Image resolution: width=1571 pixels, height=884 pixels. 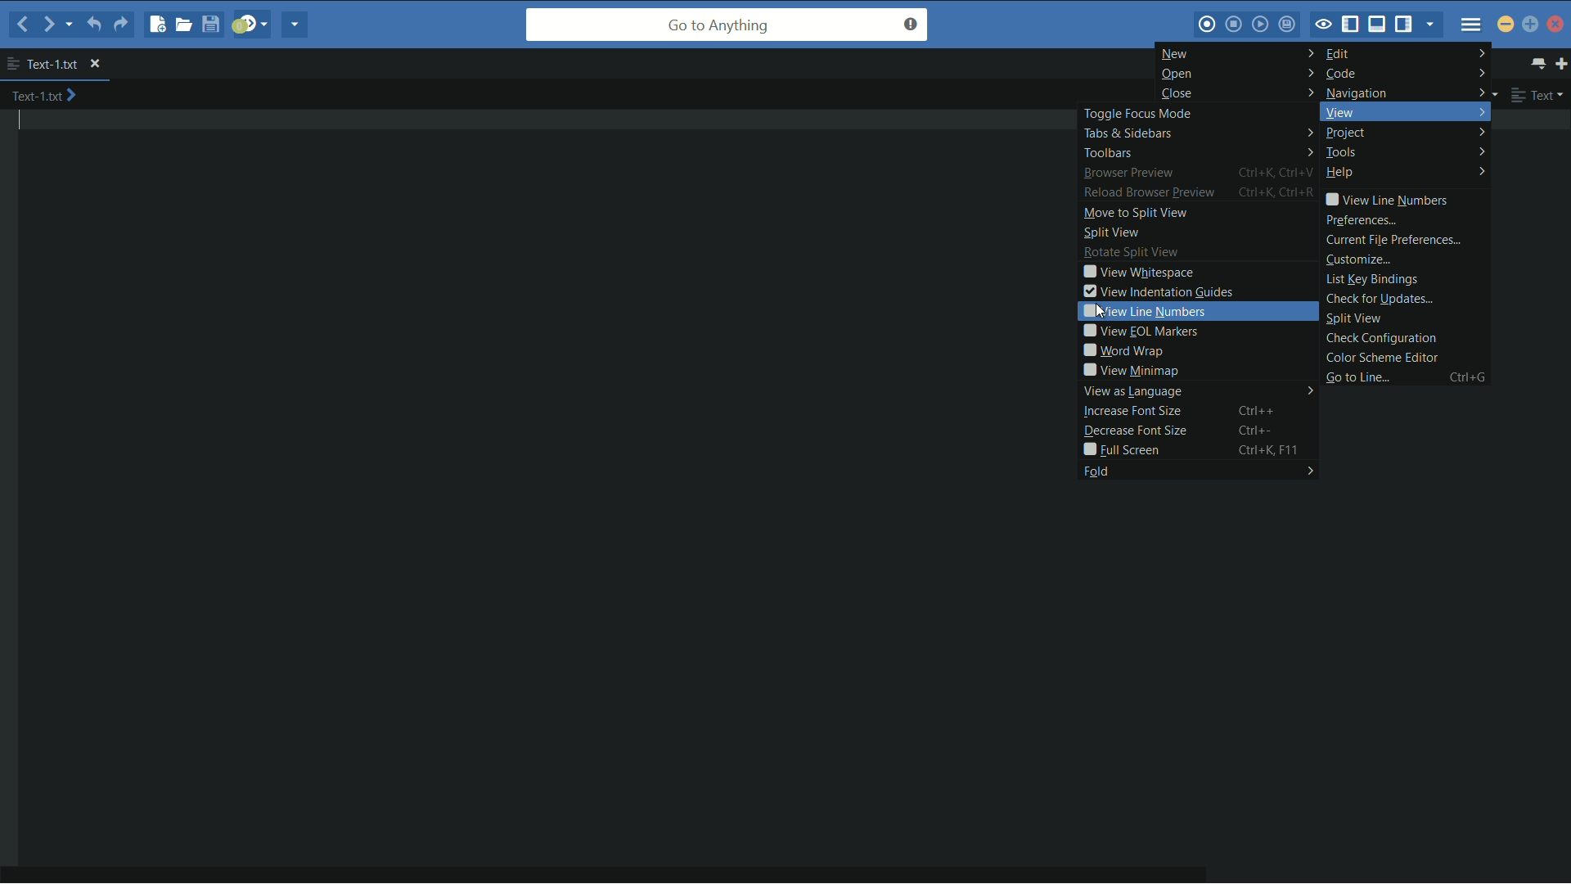 I want to click on jump to next syntax correcting result, so click(x=251, y=24).